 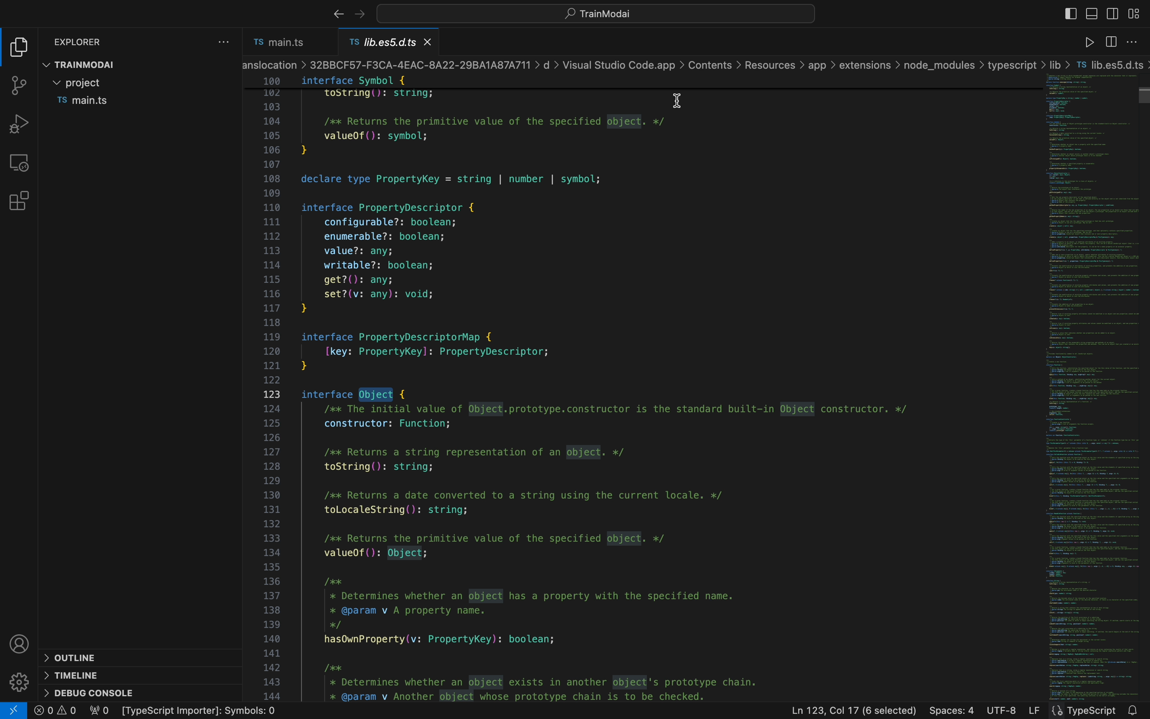 What do you see at coordinates (82, 101) in the screenshot?
I see `file` at bounding box center [82, 101].